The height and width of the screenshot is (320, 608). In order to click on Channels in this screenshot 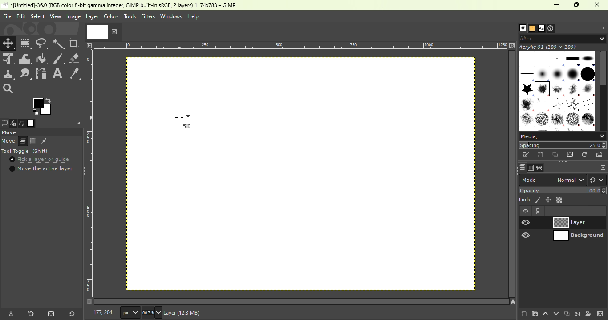, I will do `click(530, 168)`.